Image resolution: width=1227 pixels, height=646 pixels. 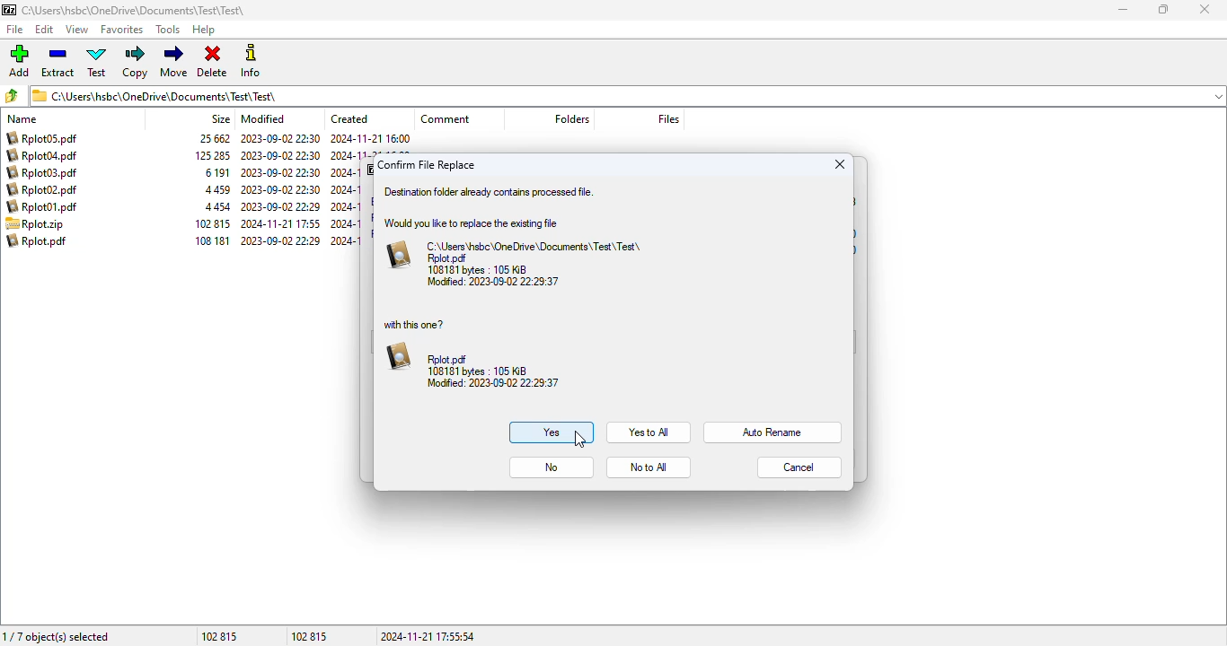 I want to click on name, so click(x=22, y=119).